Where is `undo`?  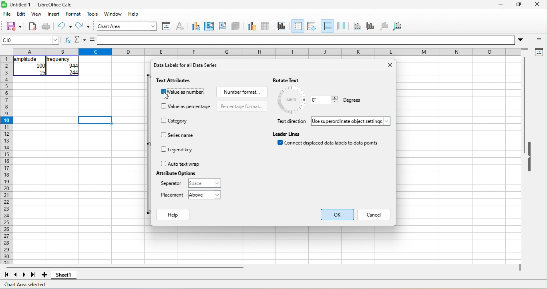 undo is located at coordinates (64, 26).